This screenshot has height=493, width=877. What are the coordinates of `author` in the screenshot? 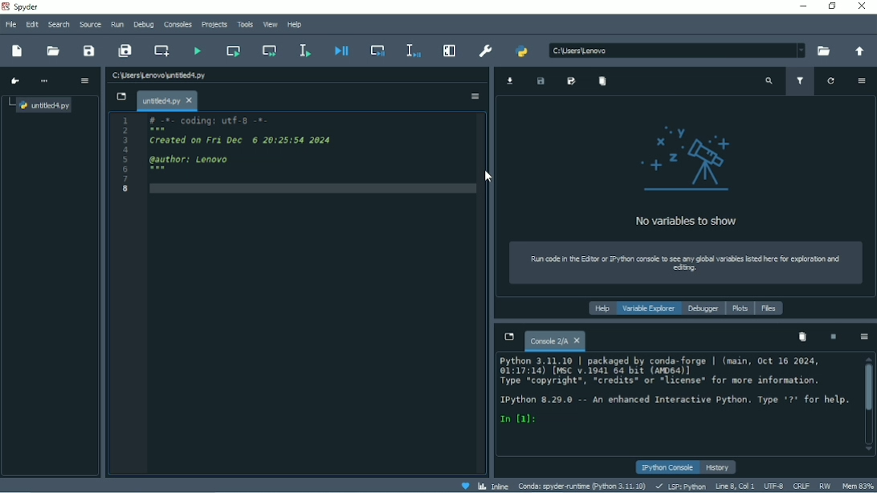 It's located at (190, 161).